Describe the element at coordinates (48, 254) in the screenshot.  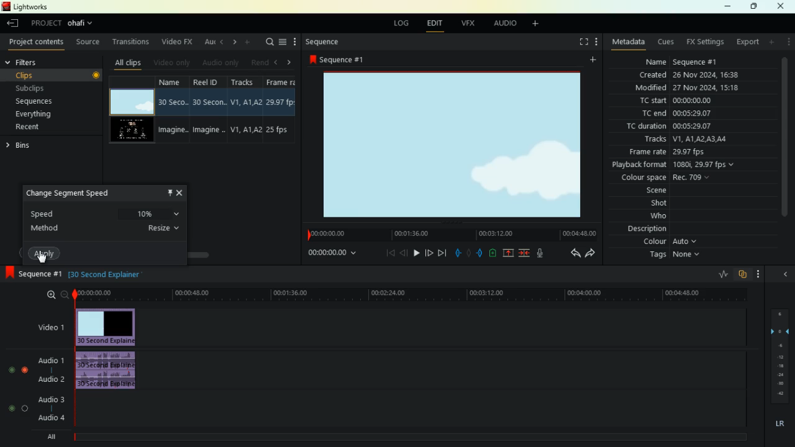
I see `apply` at that location.